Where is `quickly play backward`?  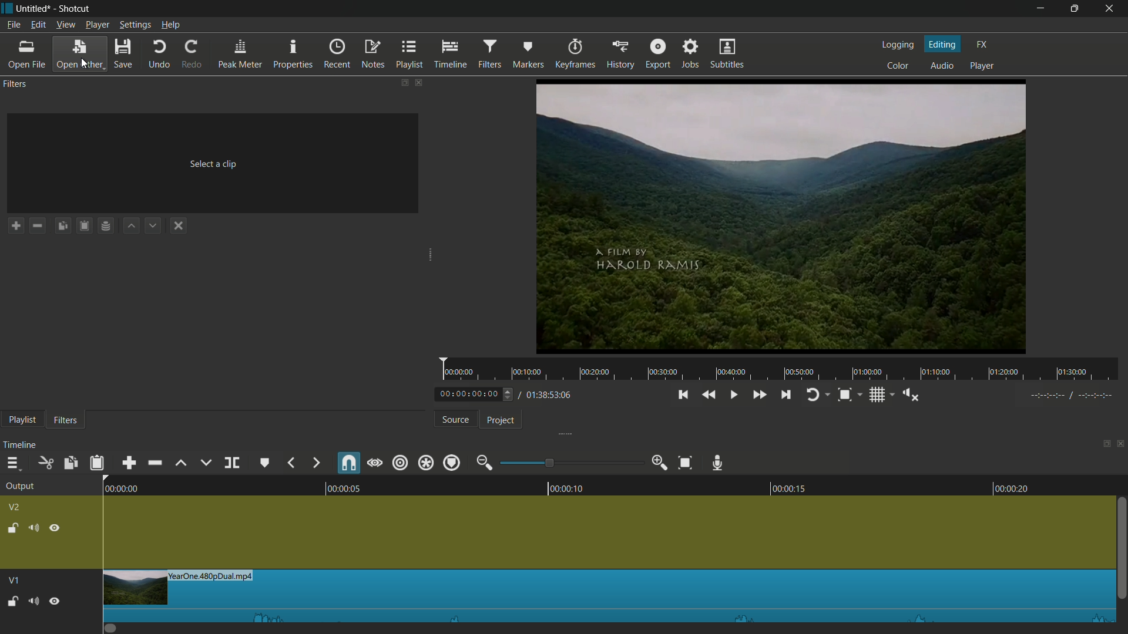 quickly play backward is located at coordinates (709, 394).